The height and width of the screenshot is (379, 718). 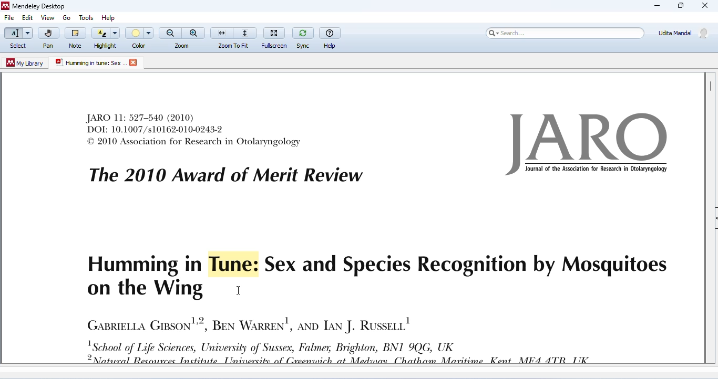 What do you see at coordinates (194, 130) in the screenshot?
I see `JARO 11: 527-540 (2010)
DOI: 10.1007/510162-010-0243-2
© 2010 Association for Research in Otolaryngology` at bounding box center [194, 130].